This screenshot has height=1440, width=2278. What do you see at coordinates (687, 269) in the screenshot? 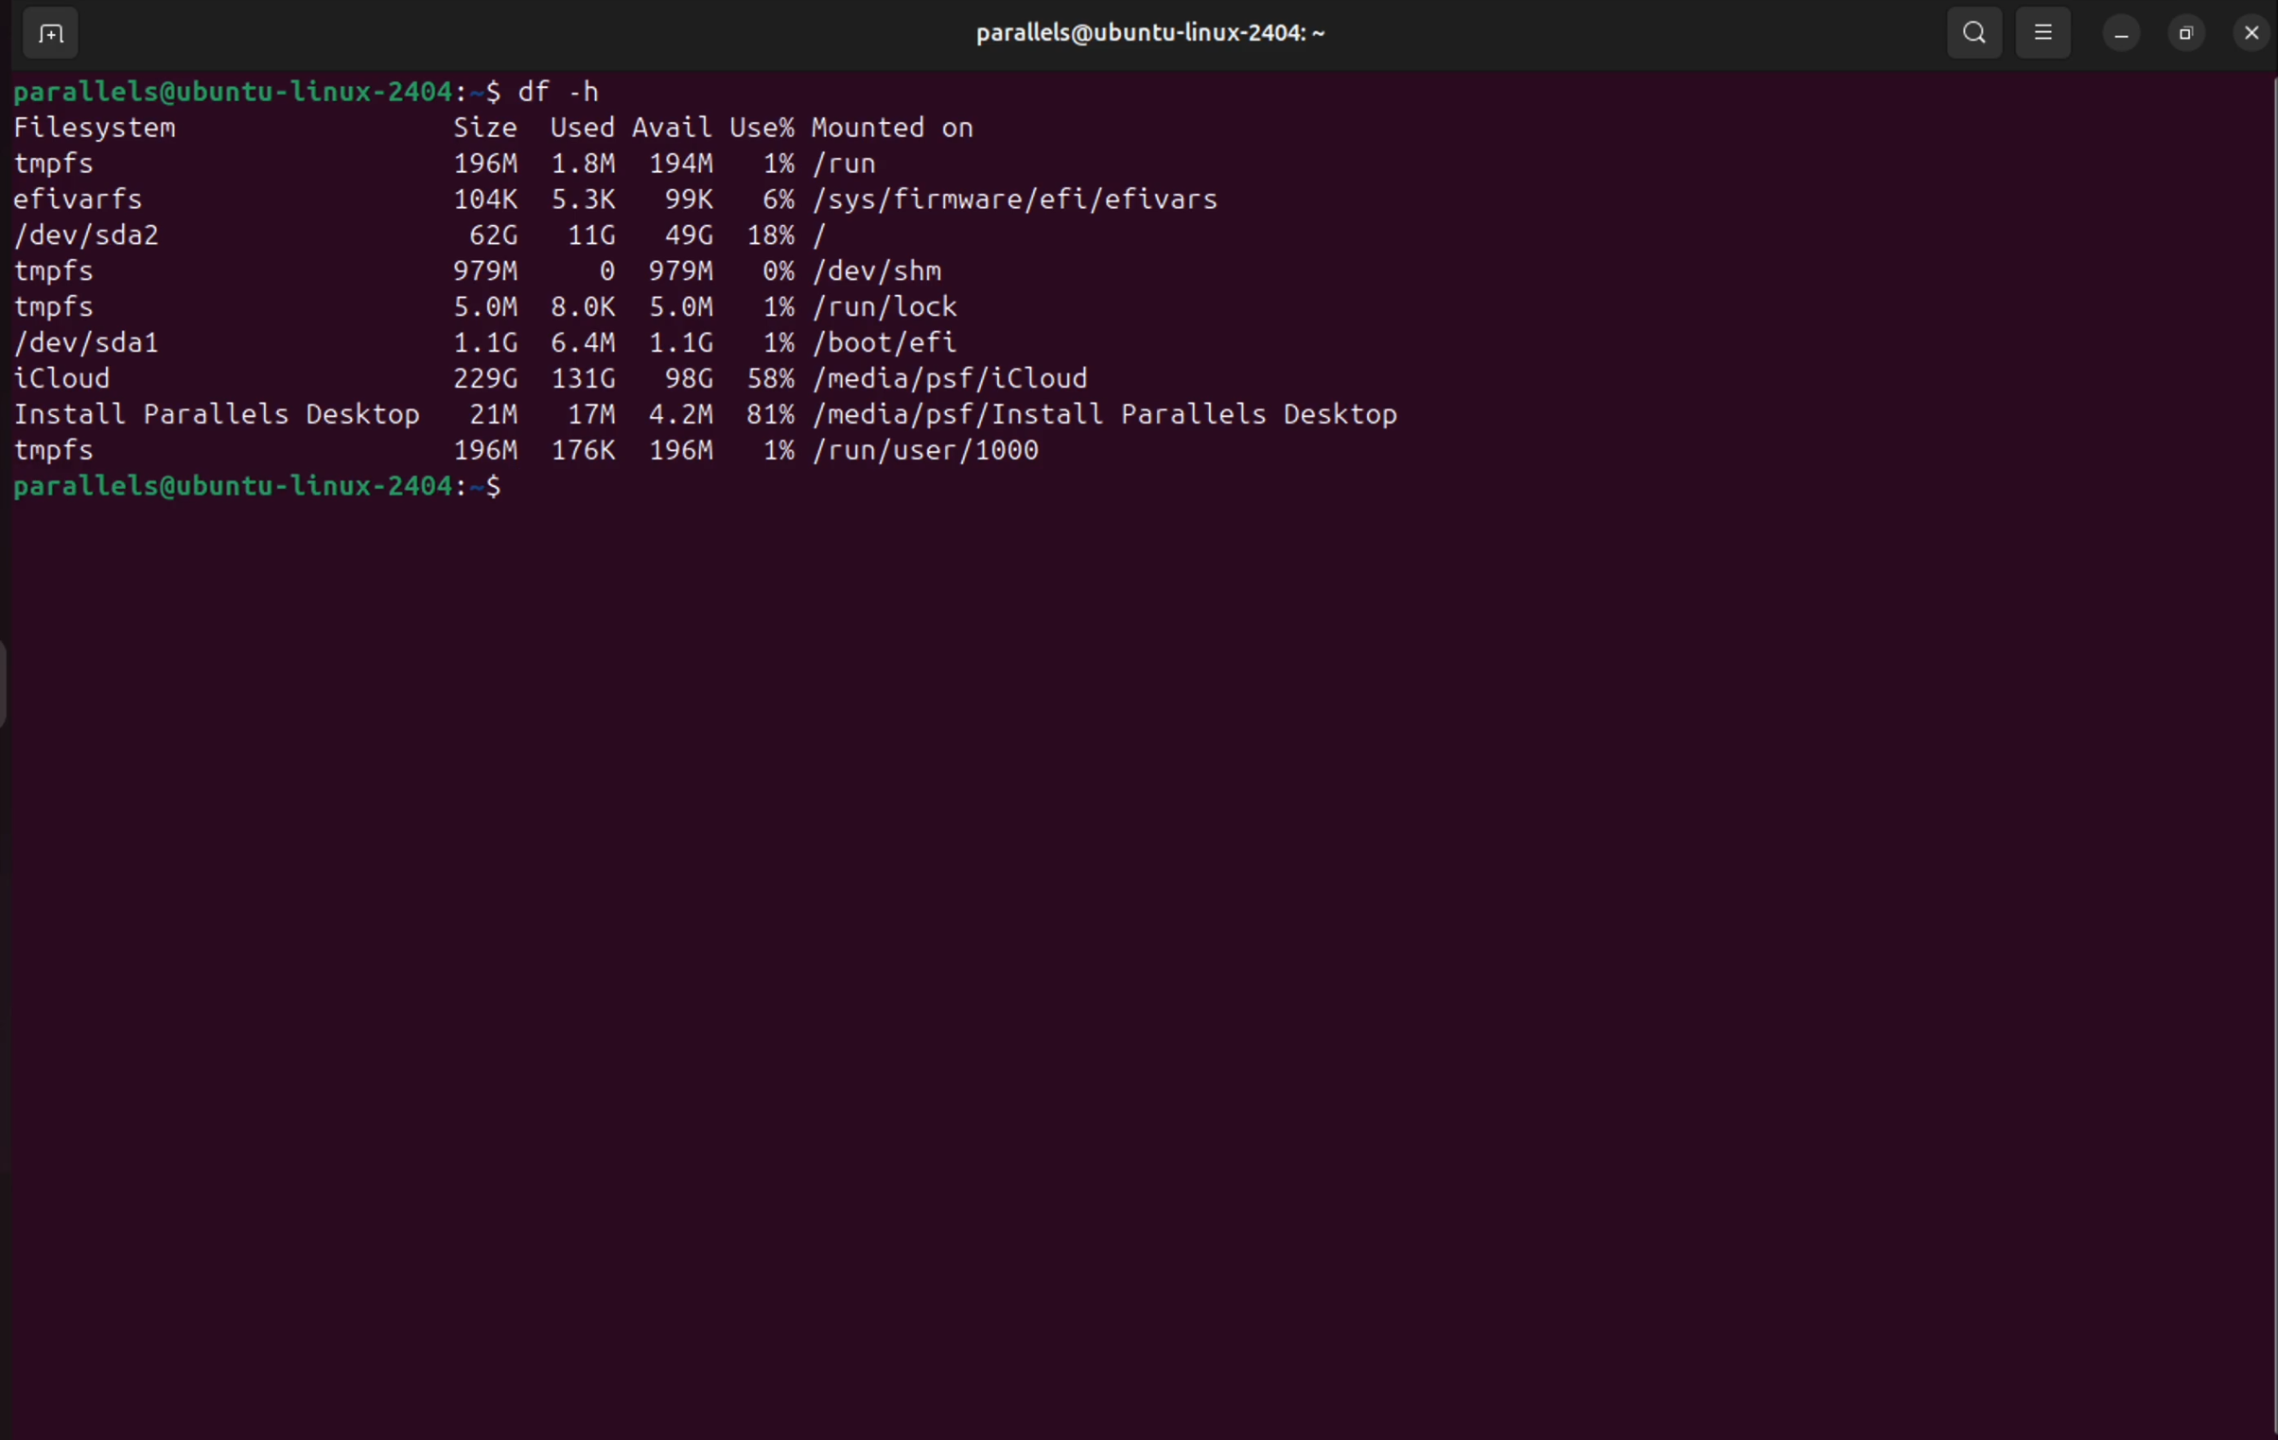
I see `979m` at bounding box center [687, 269].